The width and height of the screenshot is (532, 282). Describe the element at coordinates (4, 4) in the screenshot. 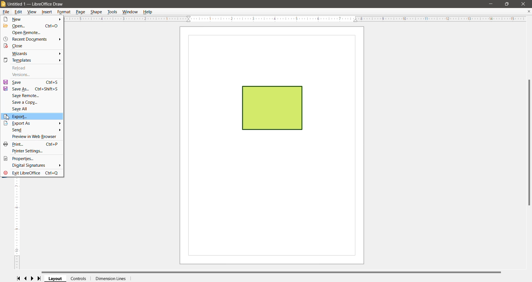

I see `Application Logo` at that location.